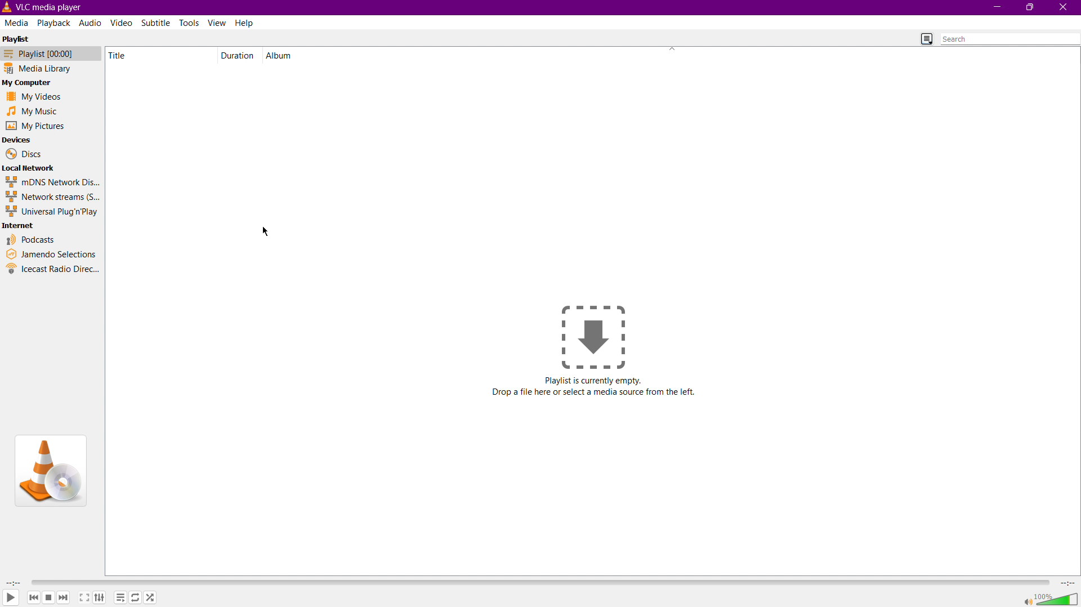 The image size is (1081, 607). What do you see at coordinates (11, 598) in the screenshot?
I see `Play` at bounding box center [11, 598].